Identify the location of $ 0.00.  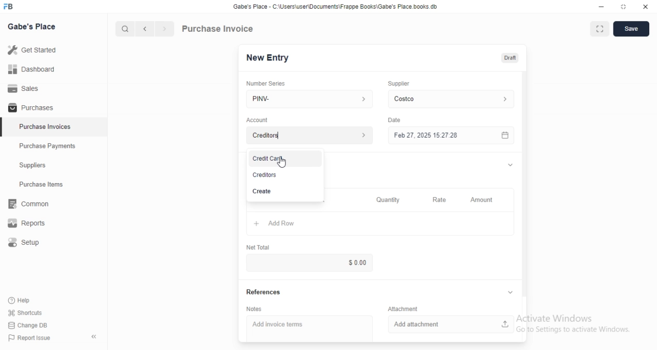
(309, 263).